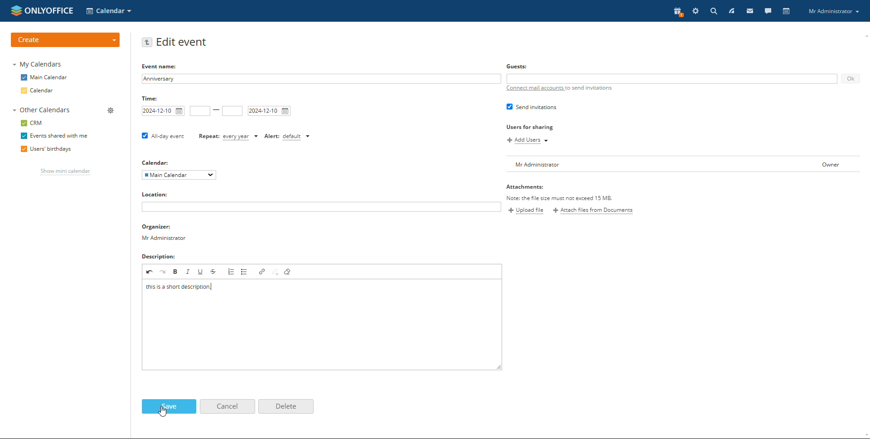 This screenshot has width=870, height=439. I want to click on link, so click(261, 271).